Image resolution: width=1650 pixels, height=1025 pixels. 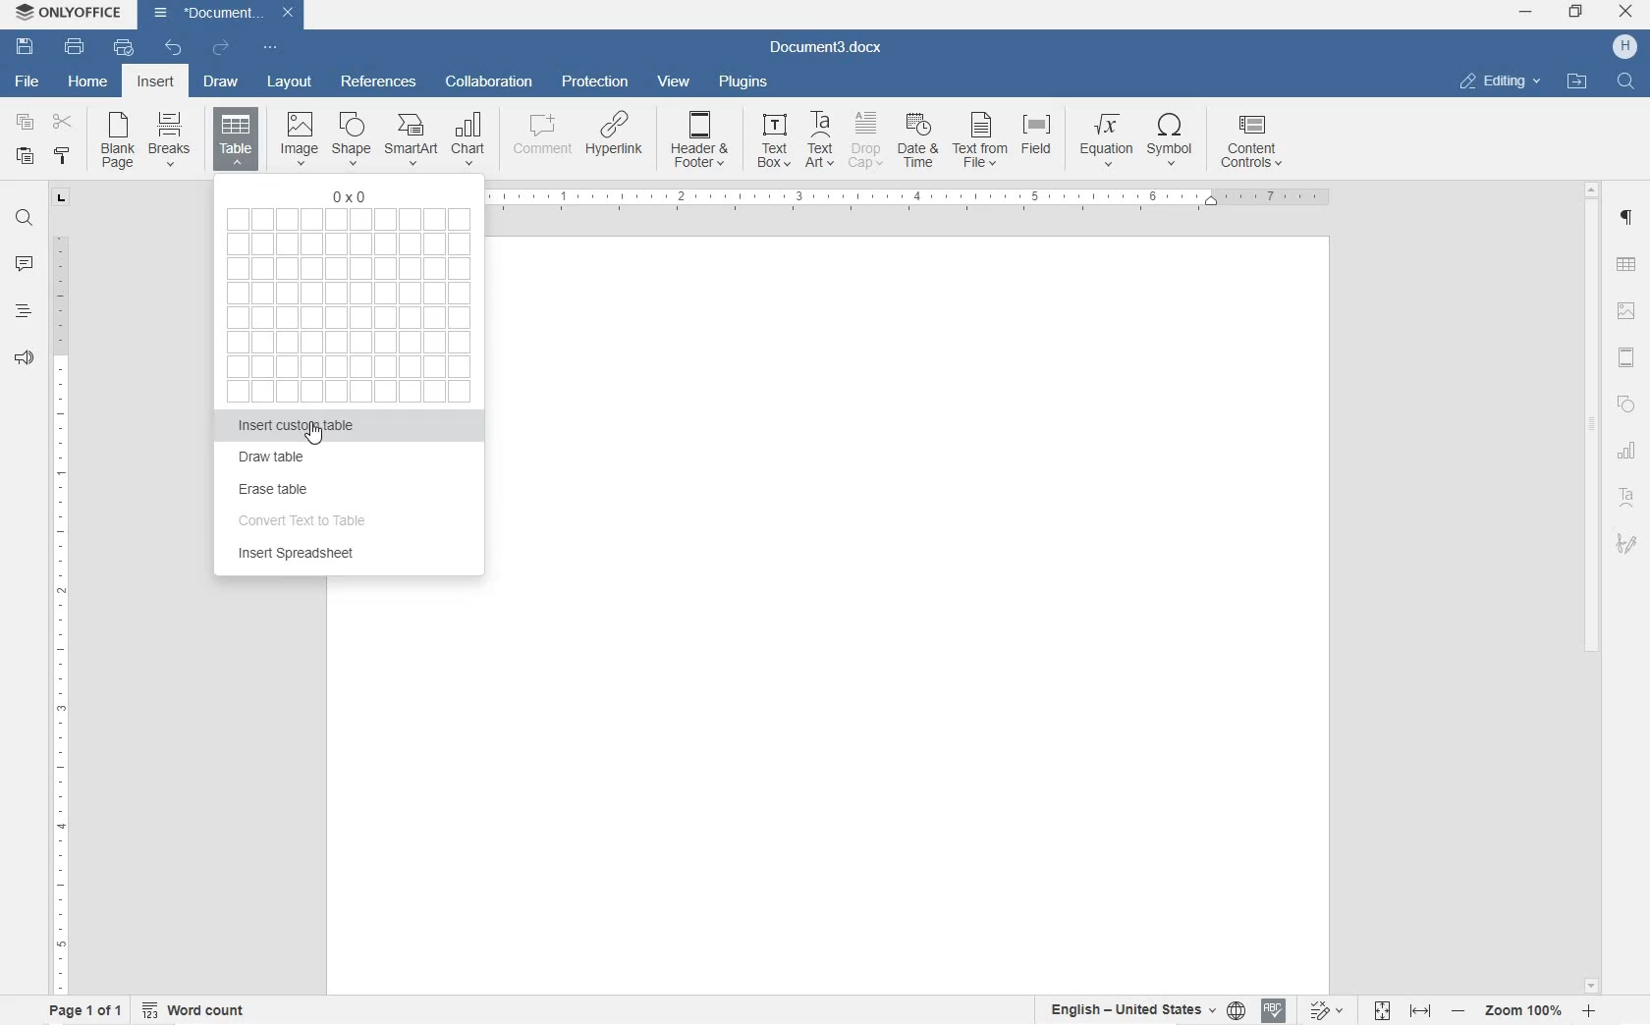 What do you see at coordinates (410, 141) in the screenshot?
I see `SmartArt` at bounding box center [410, 141].